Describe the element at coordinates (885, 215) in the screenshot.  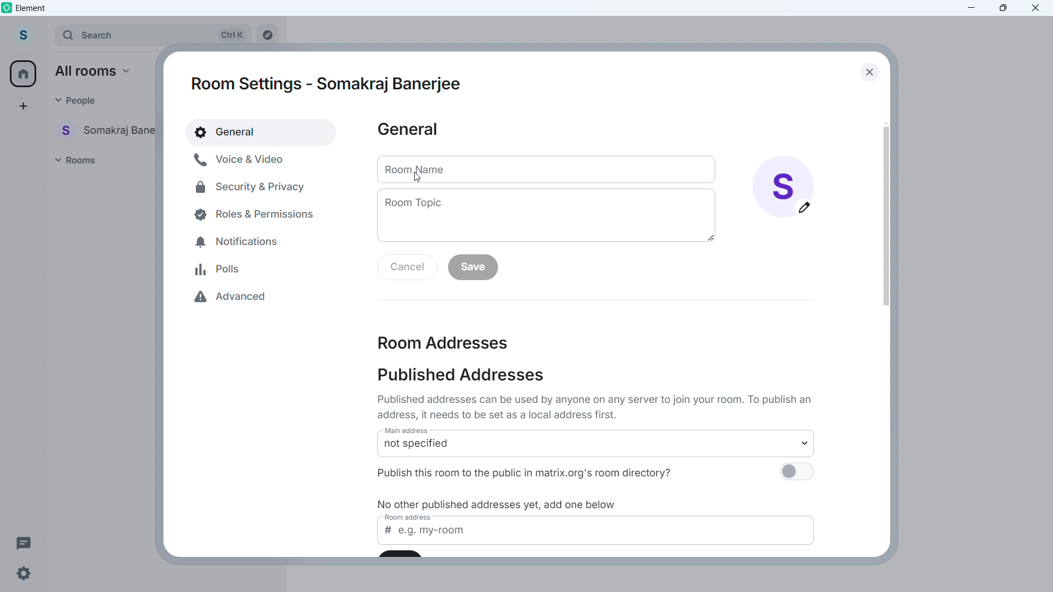
I see `Scroll bar ` at that location.